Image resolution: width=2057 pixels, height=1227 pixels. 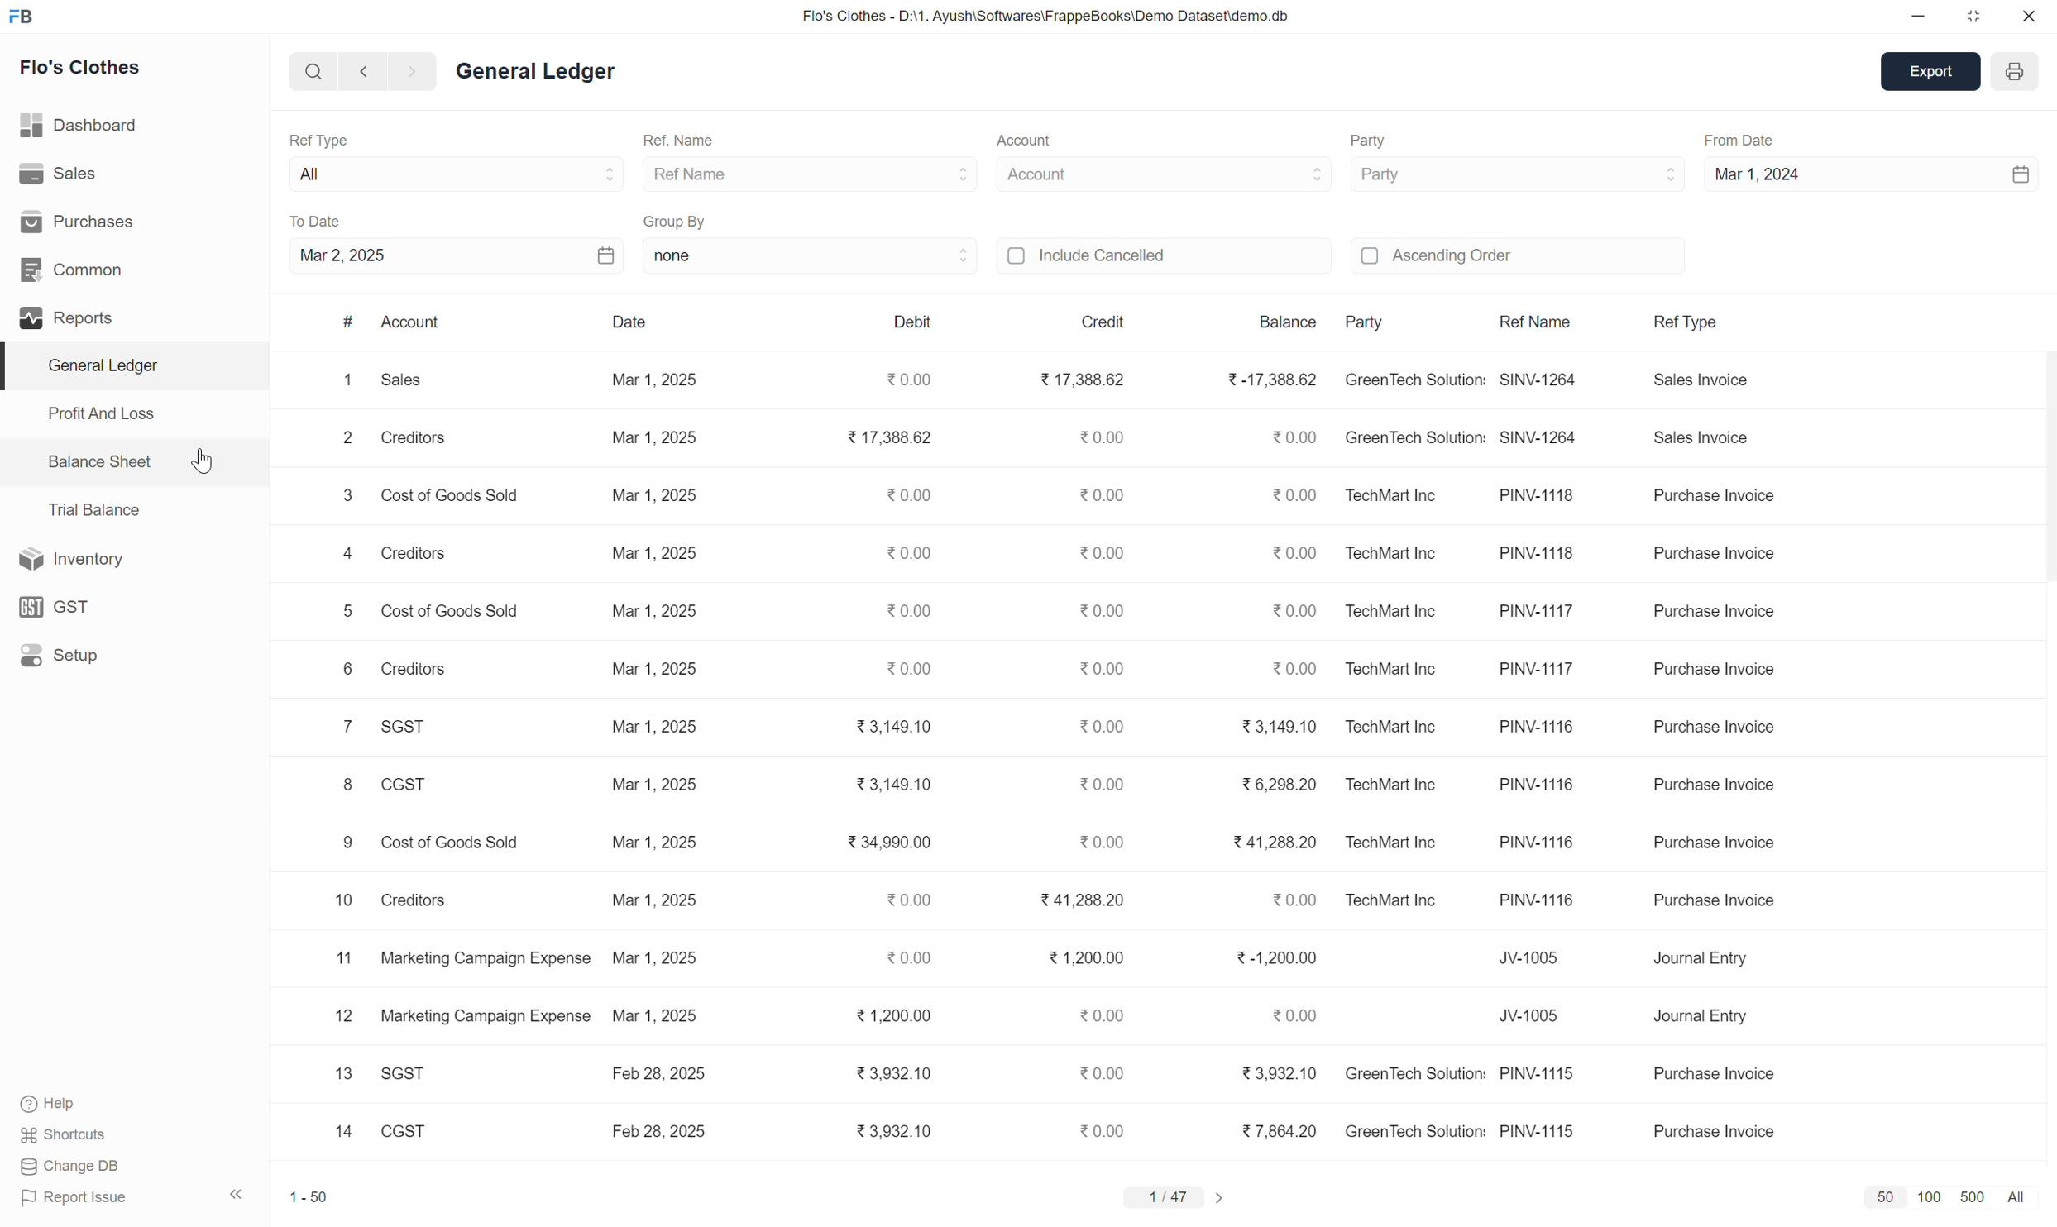 What do you see at coordinates (906, 320) in the screenshot?
I see `Debit` at bounding box center [906, 320].